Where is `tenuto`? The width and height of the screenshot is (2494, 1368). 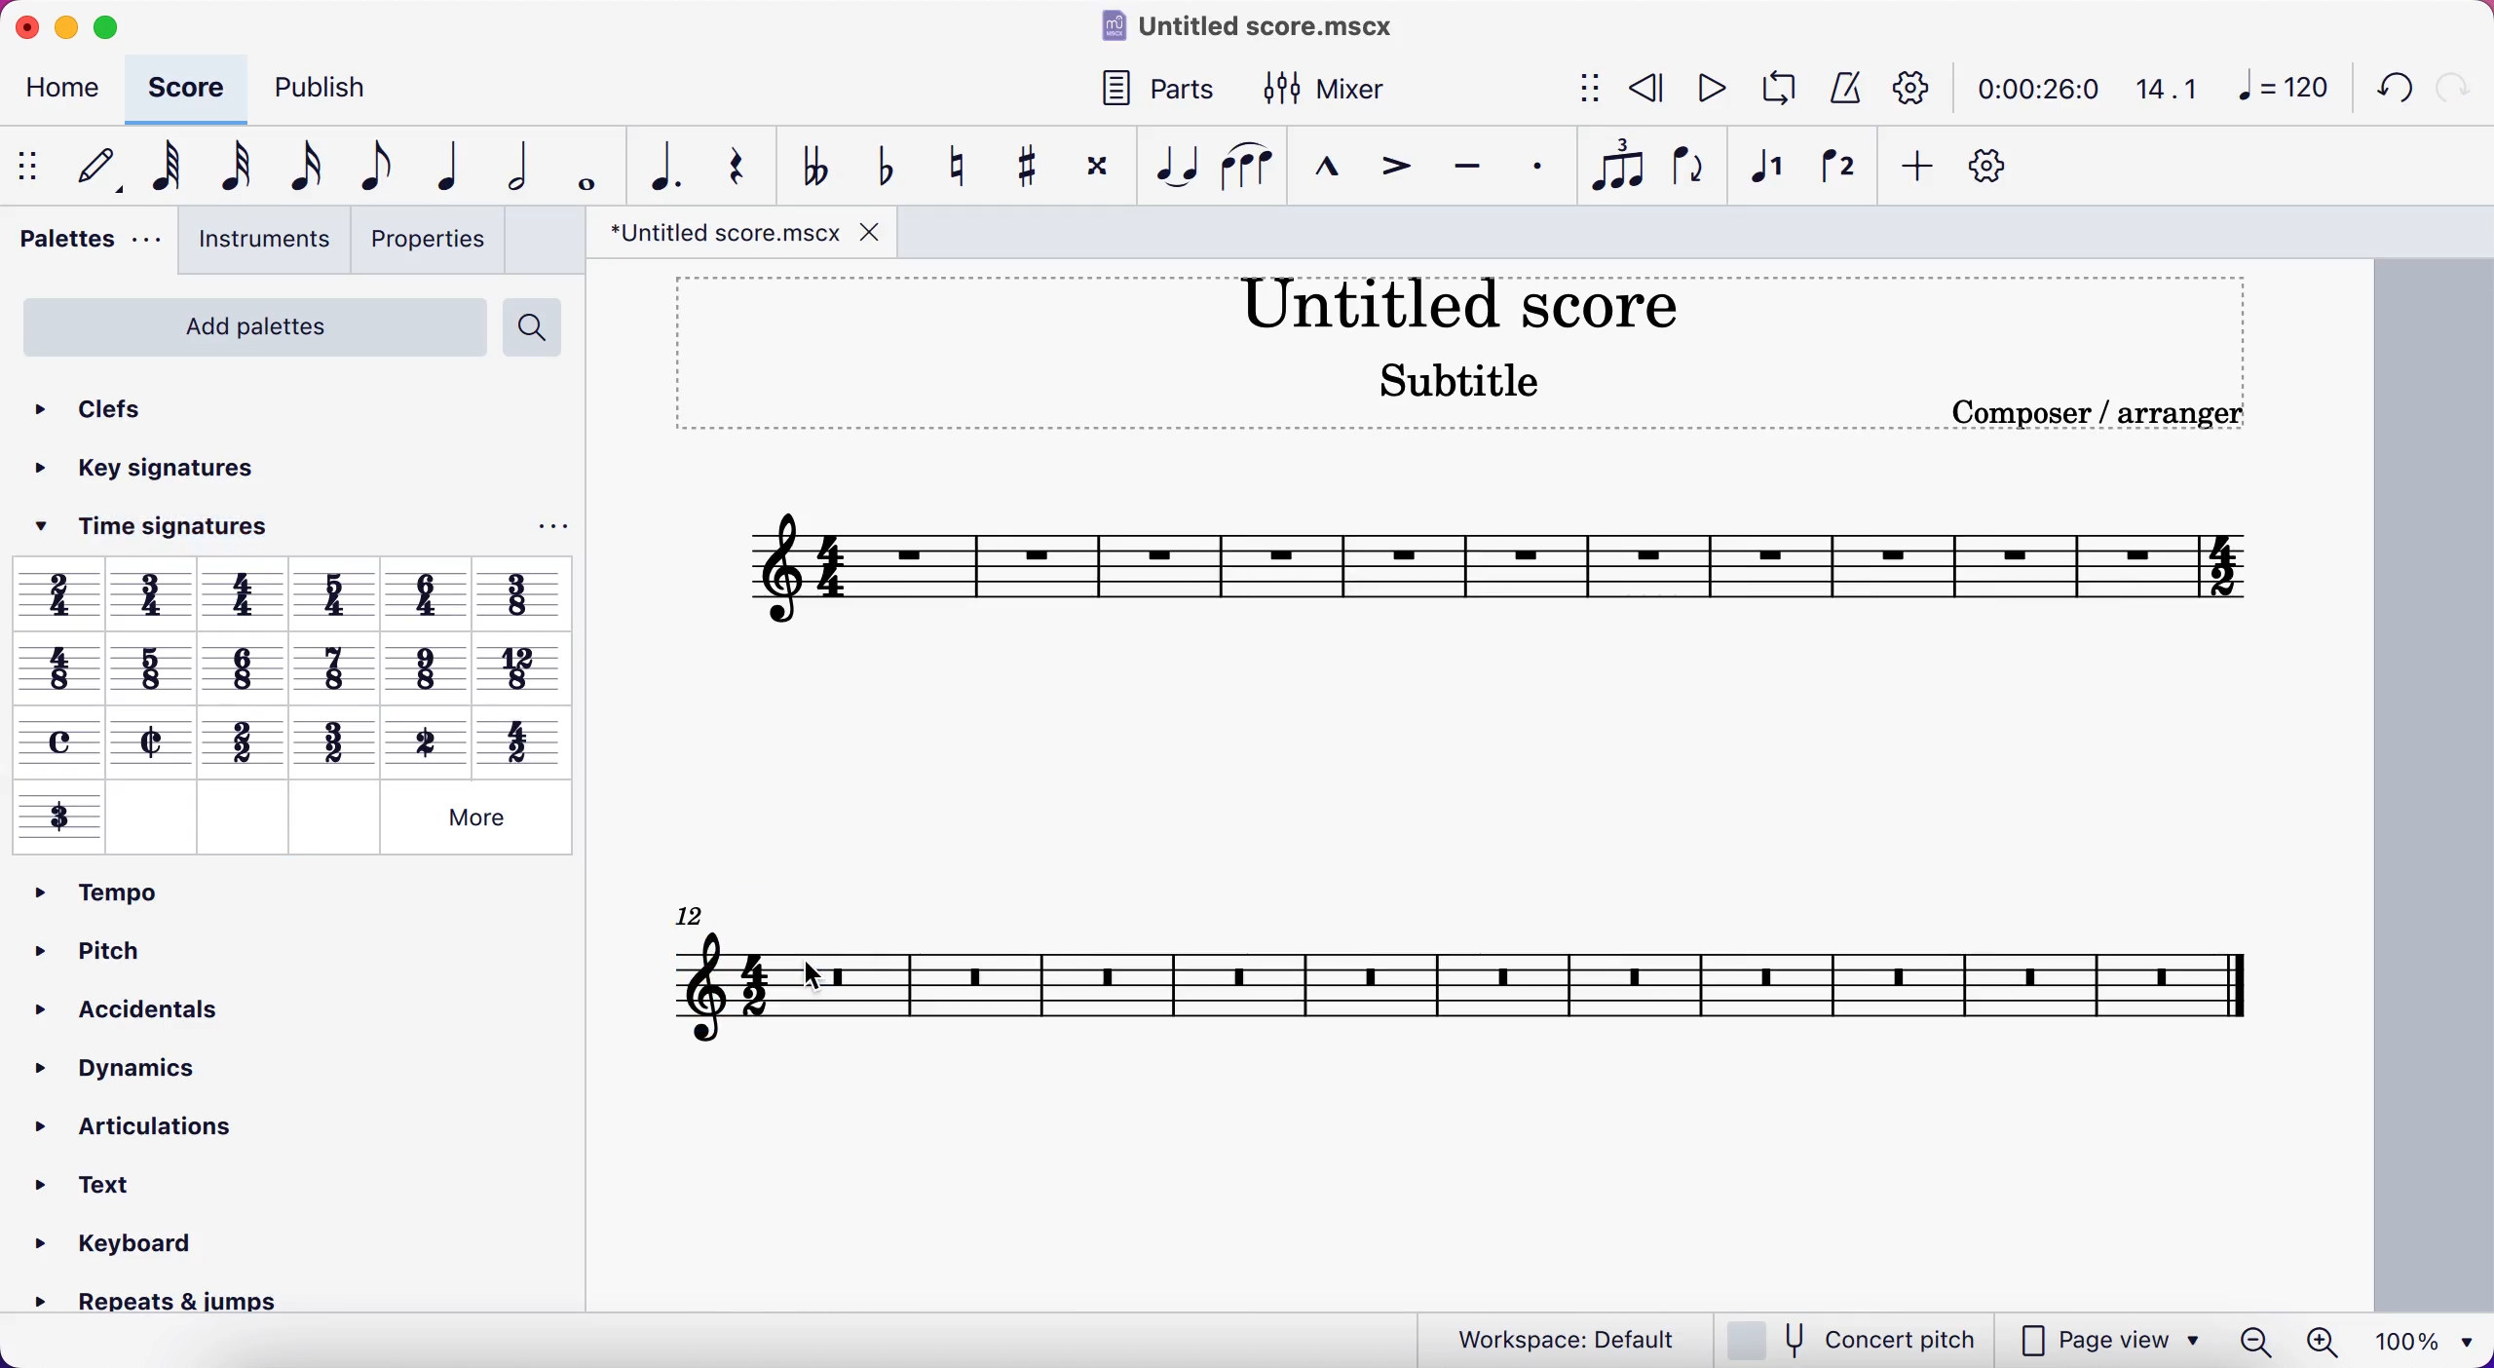 tenuto is located at coordinates (1459, 166).